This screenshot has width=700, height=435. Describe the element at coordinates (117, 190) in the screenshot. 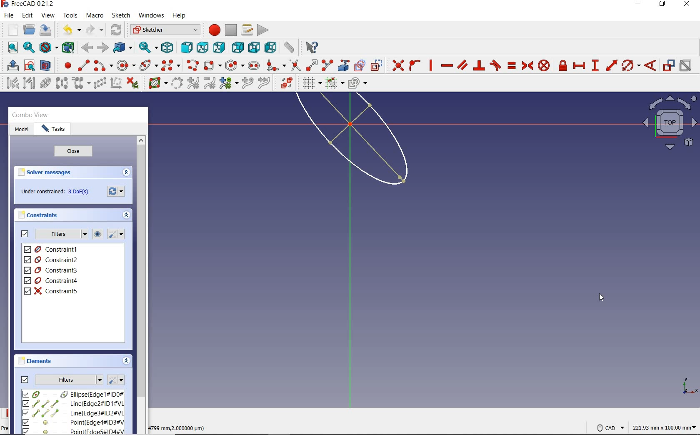

I see `settings` at that location.